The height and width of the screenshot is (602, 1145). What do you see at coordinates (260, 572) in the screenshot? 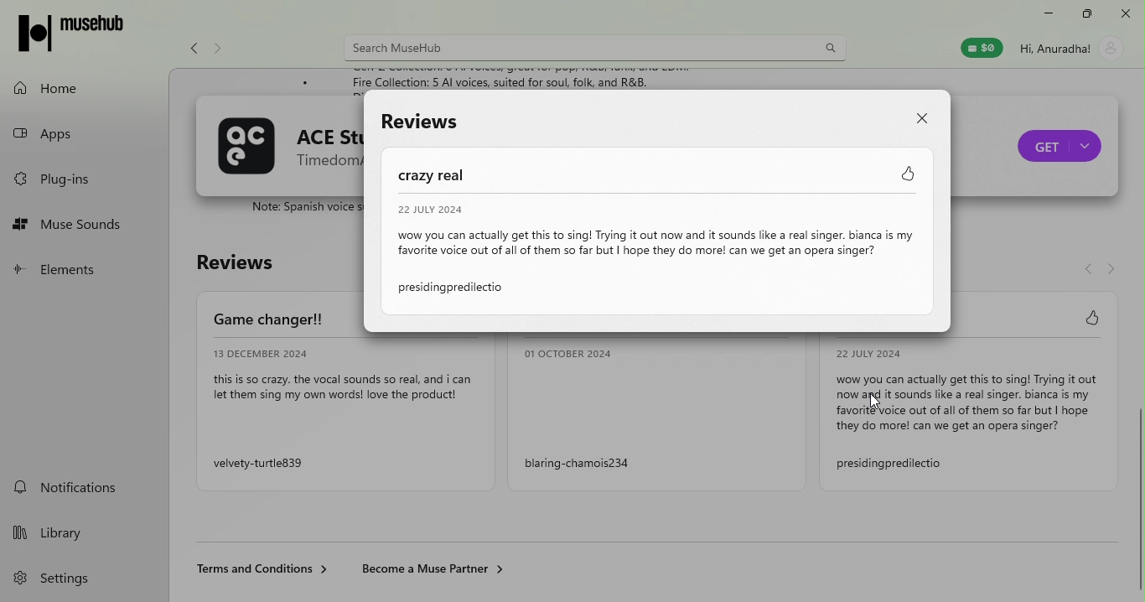
I see `Terms and condition` at bounding box center [260, 572].